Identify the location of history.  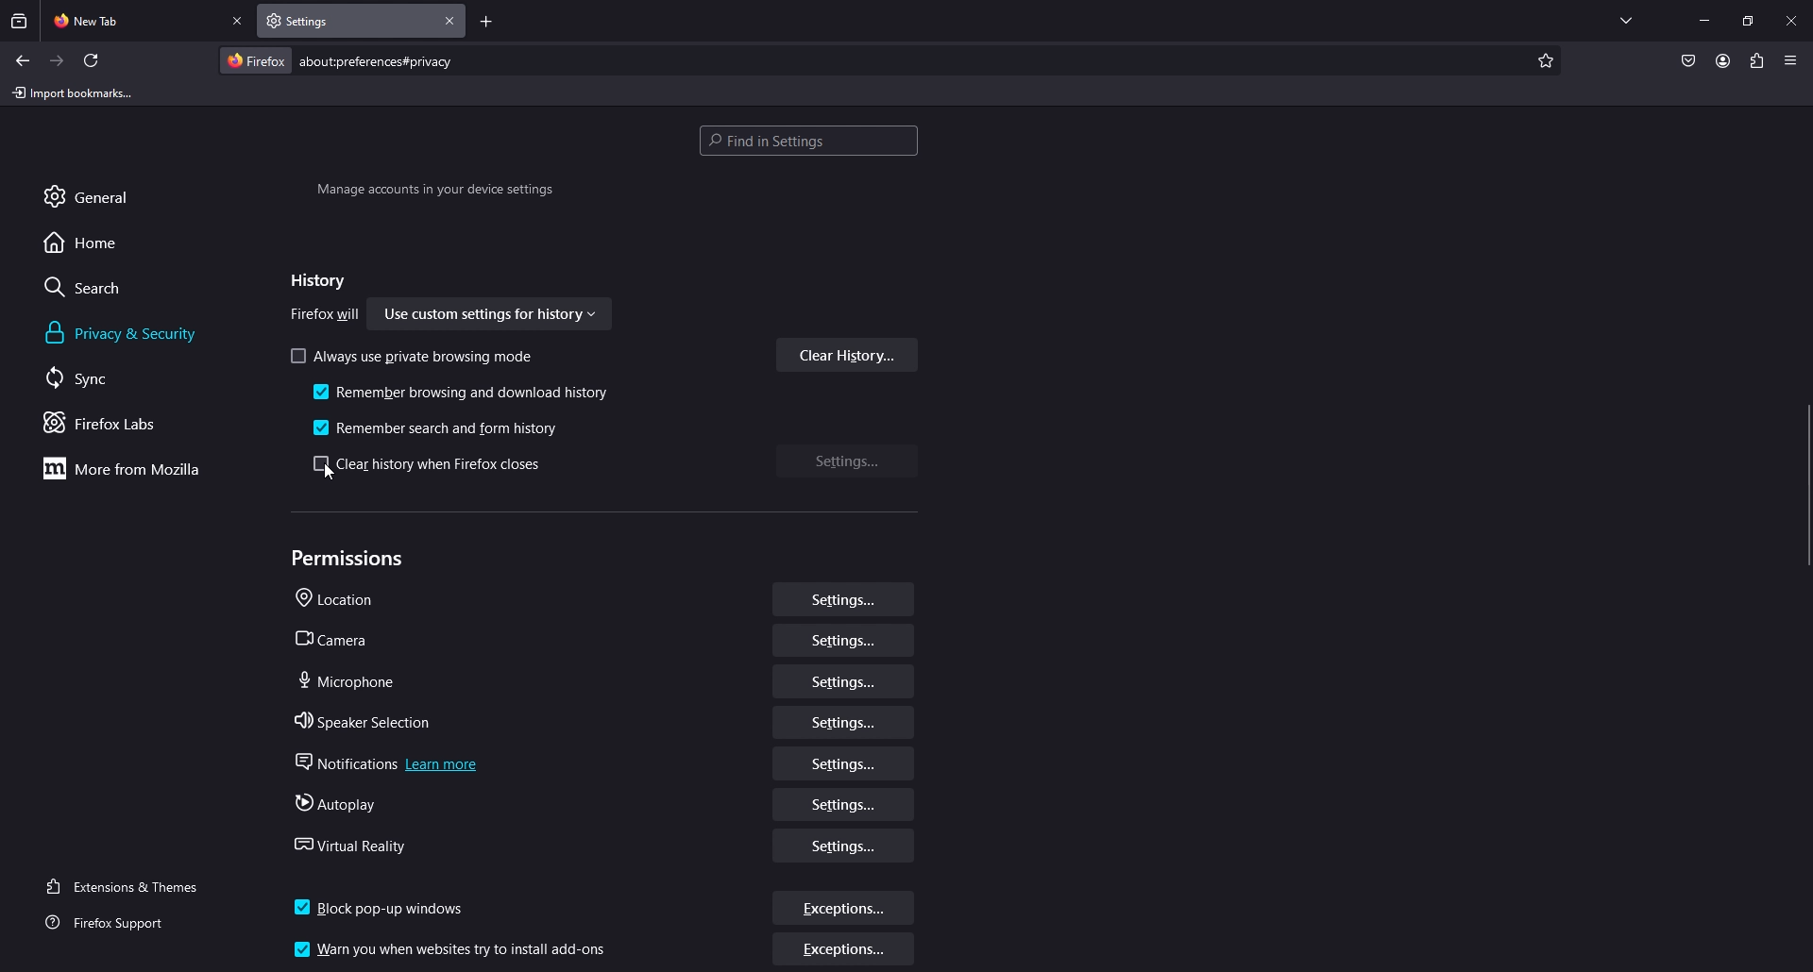
(313, 281).